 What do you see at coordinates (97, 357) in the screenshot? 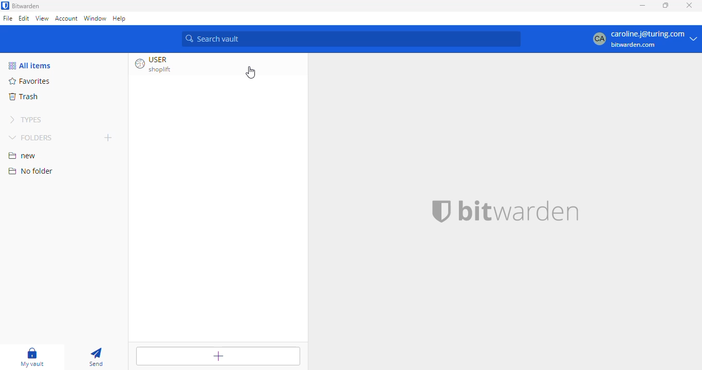
I see `send` at bounding box center [97, 357].